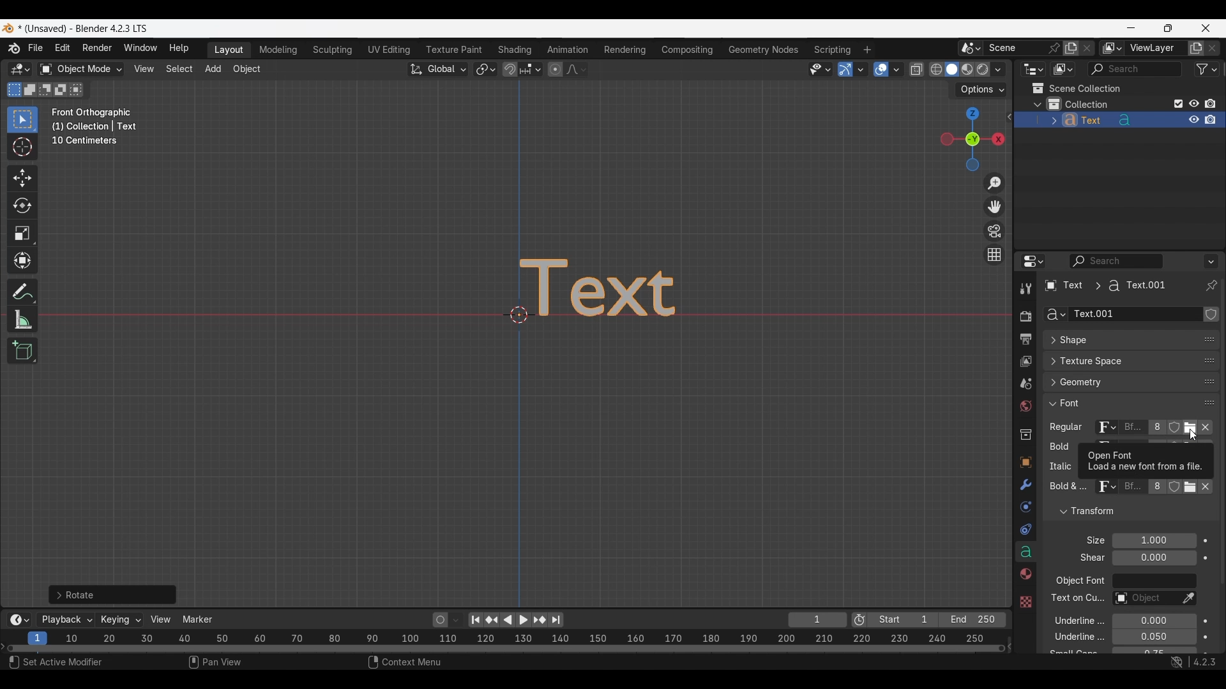 The height and width of the screenshot is (689, 1226). What do you see at coordinates (23, 233) in the screenshot?
I see `Scale` at bounding box center [23, 233].